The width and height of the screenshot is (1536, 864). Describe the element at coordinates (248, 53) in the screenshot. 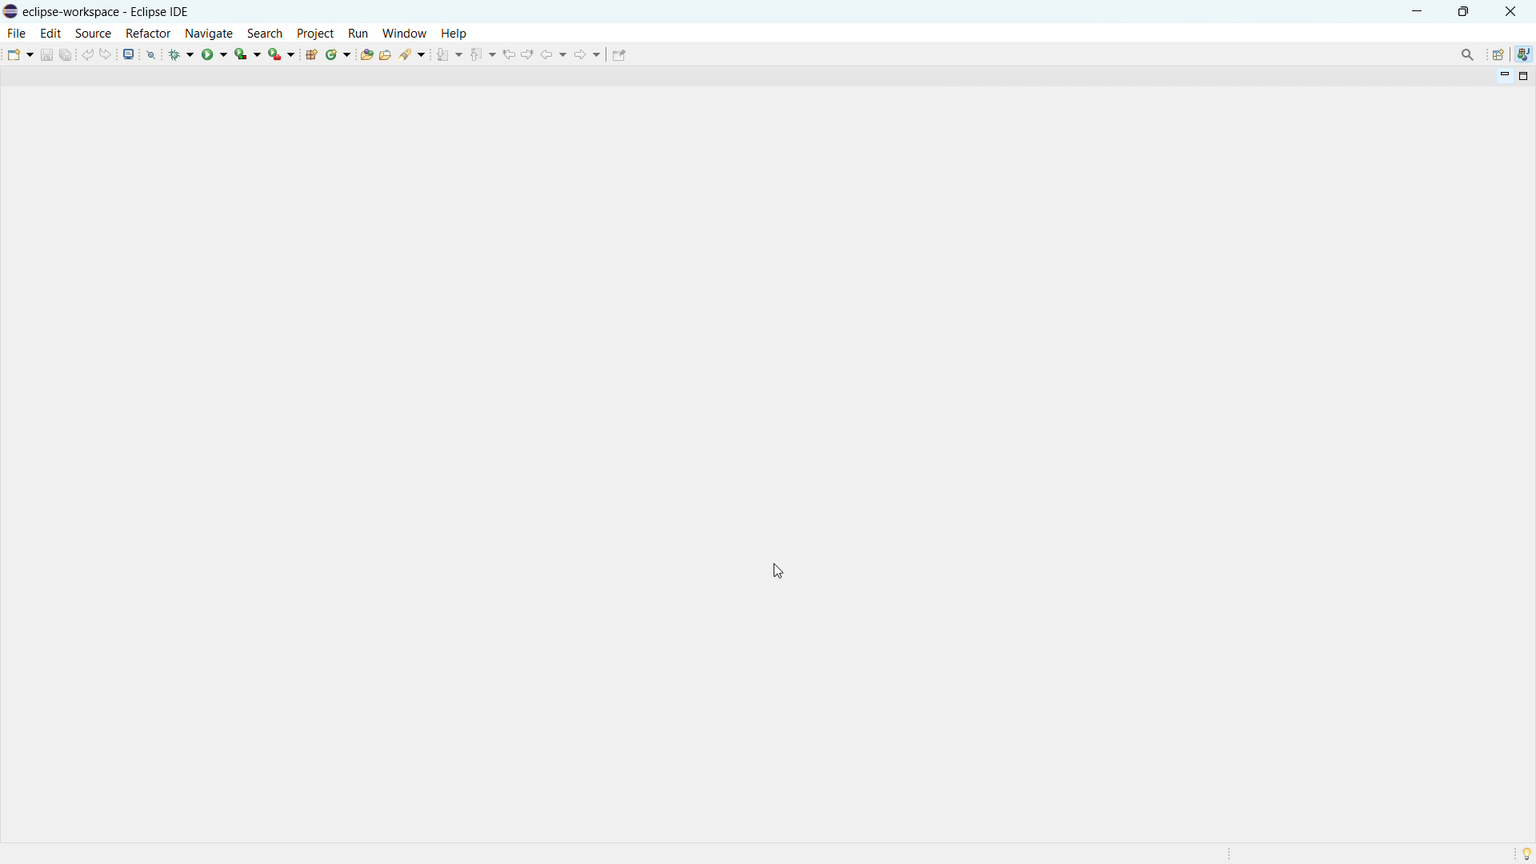

I see `coverage` at that location.